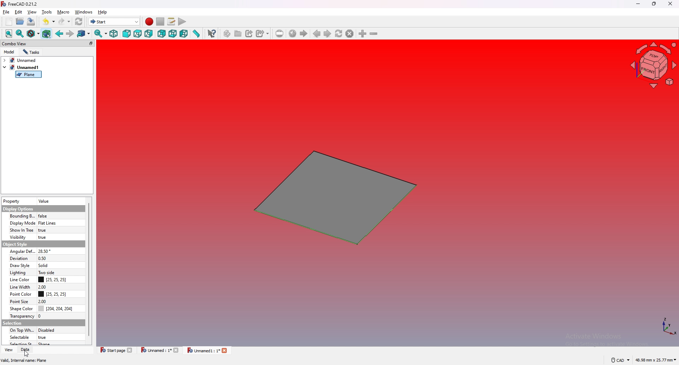  Describe the element at coordinates (114, 21) in the screenshot. I see `start` at that location.